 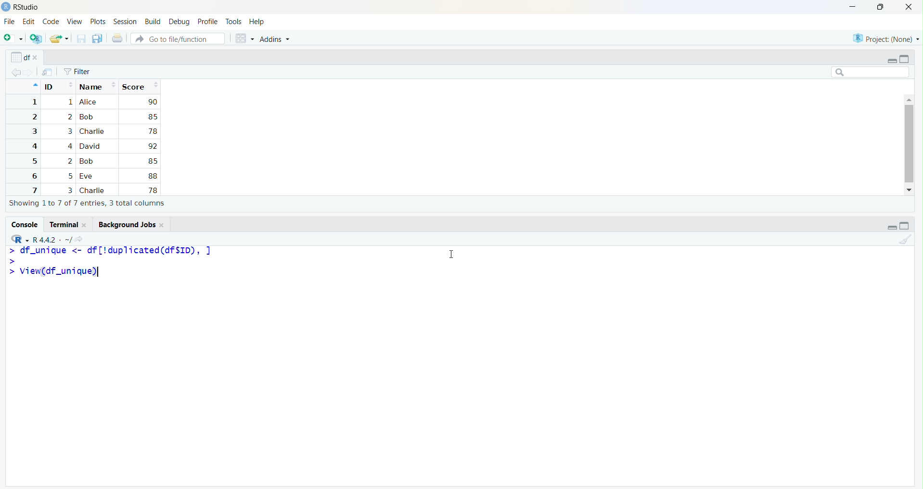 I want to click on up, so click(x=34, y=85).